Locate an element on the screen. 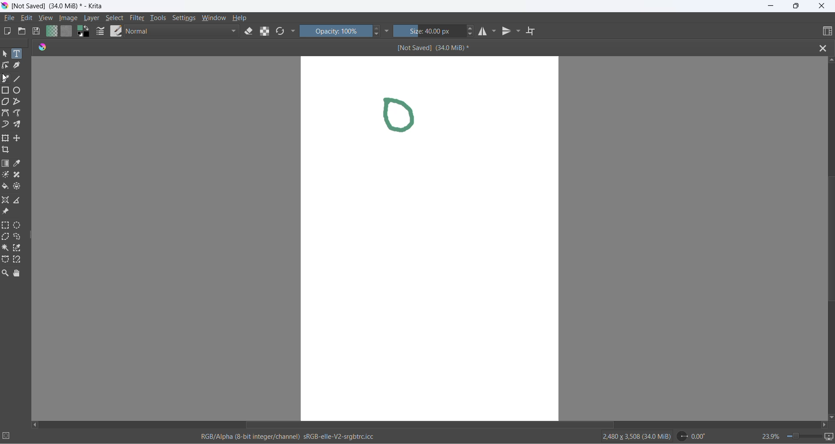  layer is located at coordinates (92, 18).